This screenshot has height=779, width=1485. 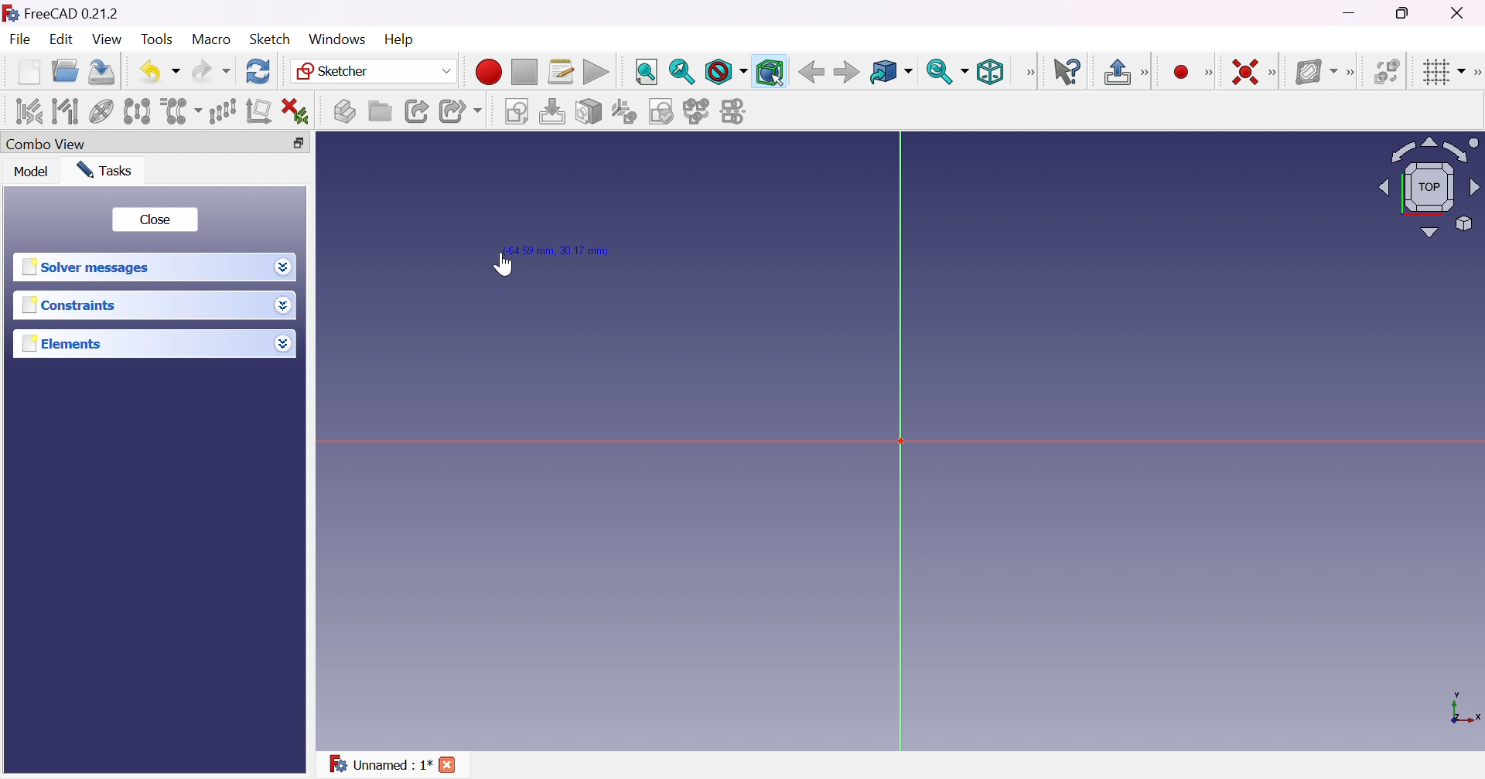 I want to click on Rectangular array, so click(x=222, y=112).